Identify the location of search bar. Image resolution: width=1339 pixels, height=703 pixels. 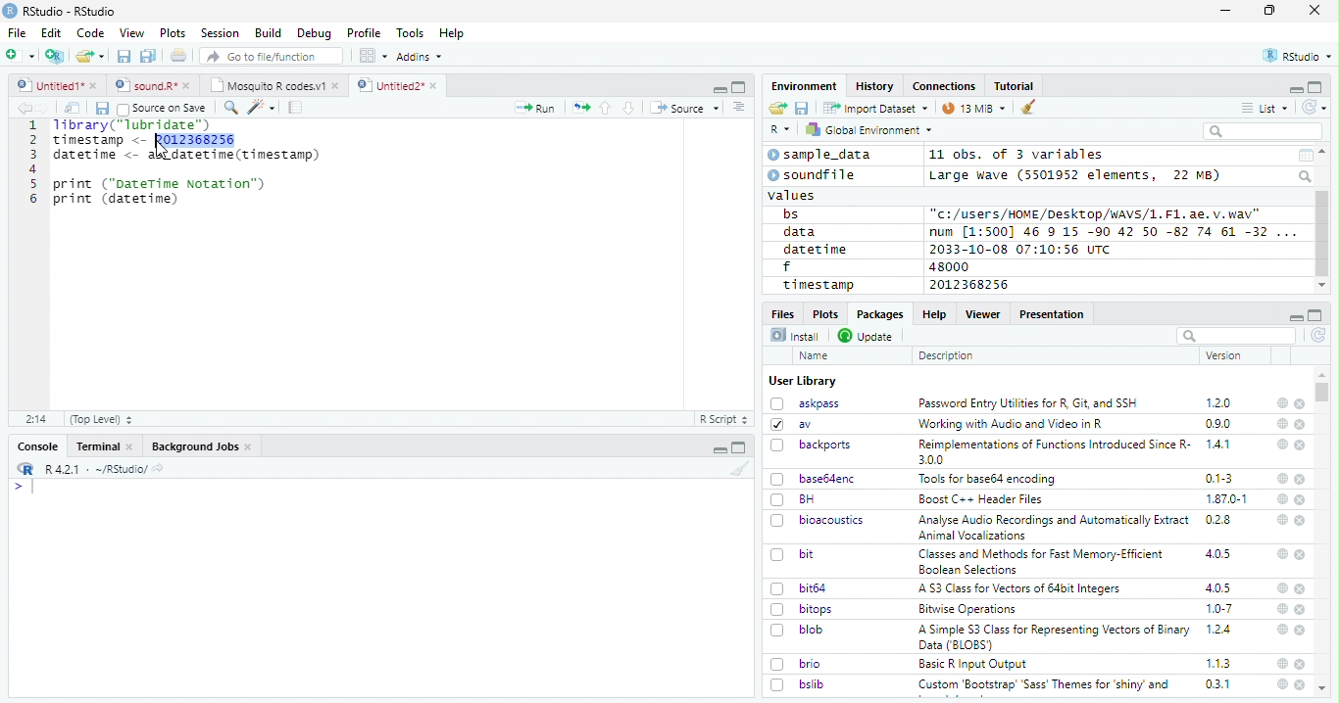
(1234, 335).